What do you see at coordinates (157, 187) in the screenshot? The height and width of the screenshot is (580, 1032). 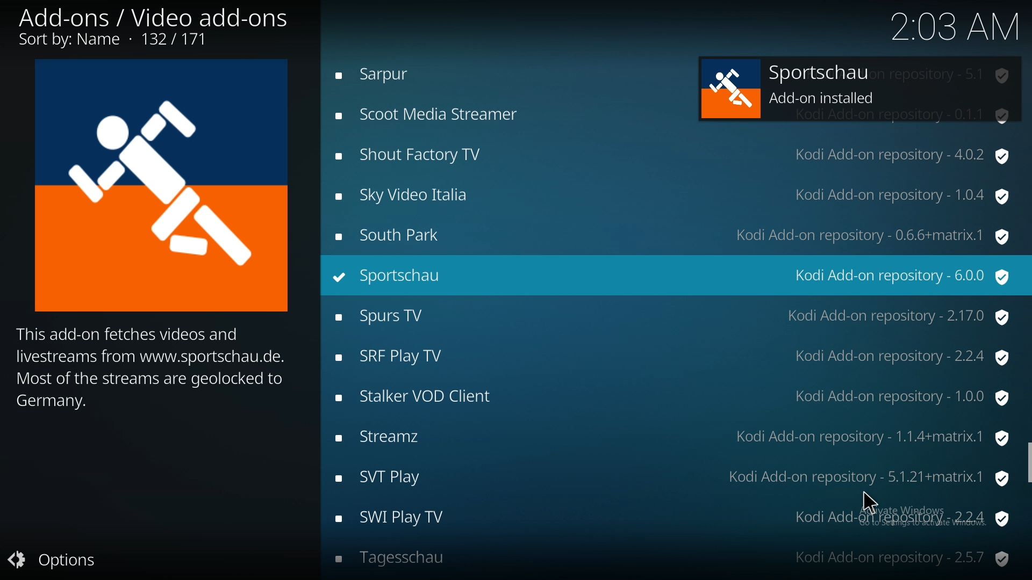 I see `Icon` at bounding box center [157, 187].